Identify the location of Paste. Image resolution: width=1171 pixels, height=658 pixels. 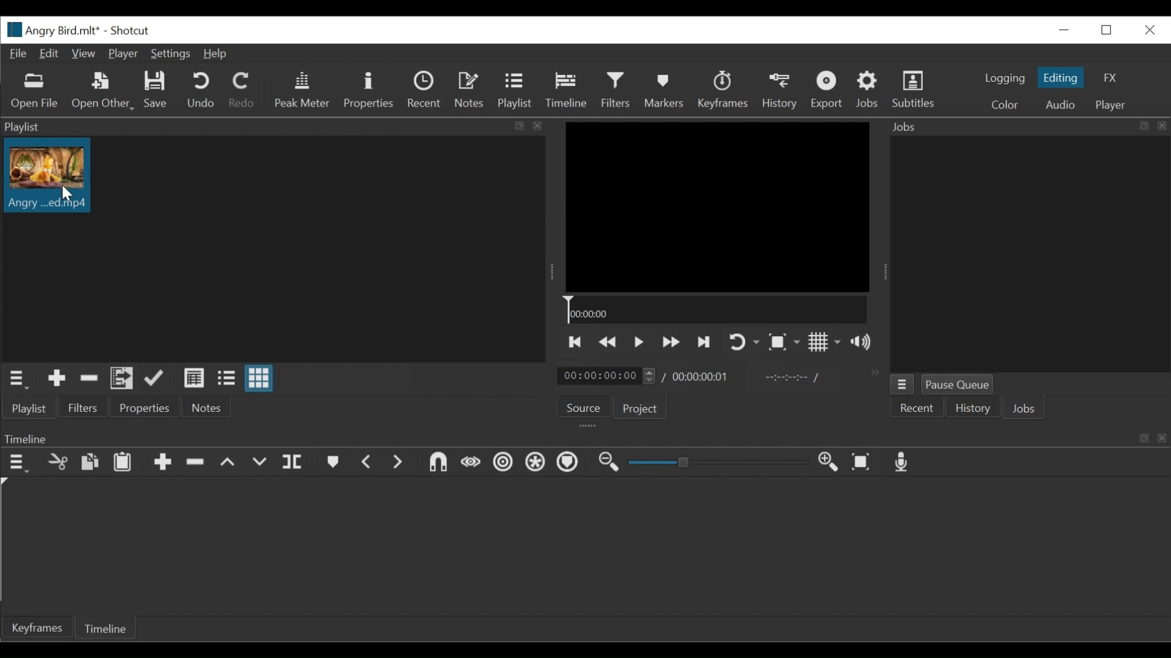
(124, 461).